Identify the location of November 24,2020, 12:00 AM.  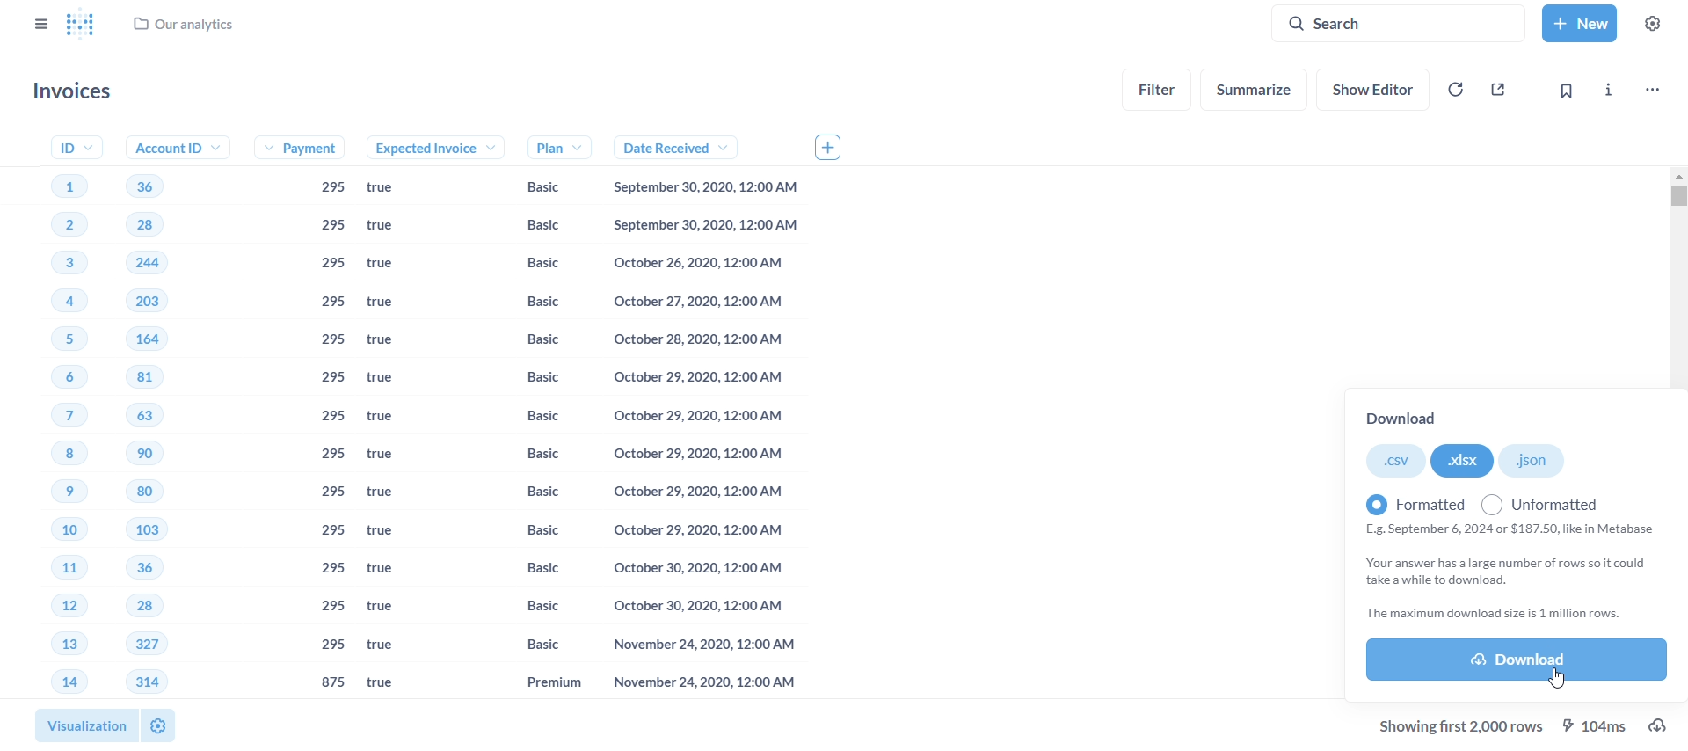
(697, 683).